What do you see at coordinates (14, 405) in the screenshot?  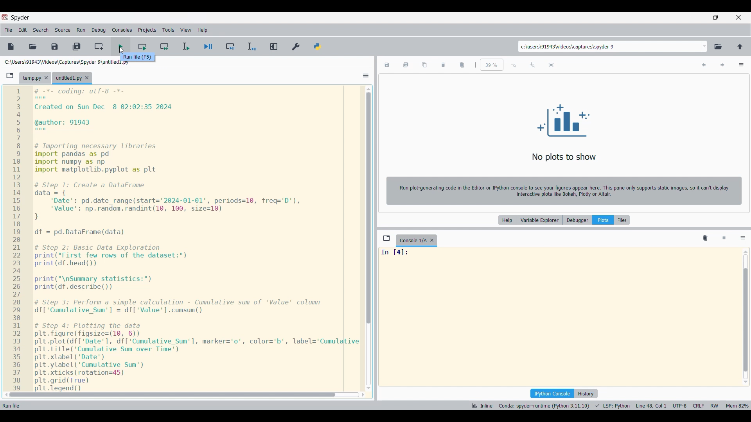 I see `Description of current selection` at bounding box center [14, 405].